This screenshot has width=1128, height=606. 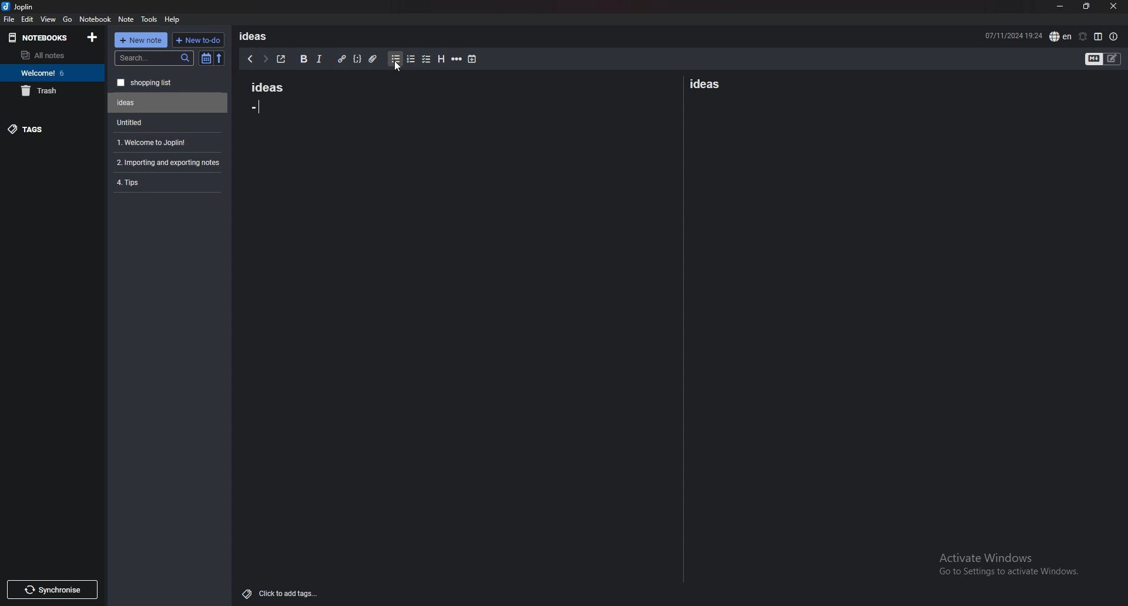 What do you see at coordinates (197, 40) in the screenshot?
I see `new todo` at bounding box center [197, 40].